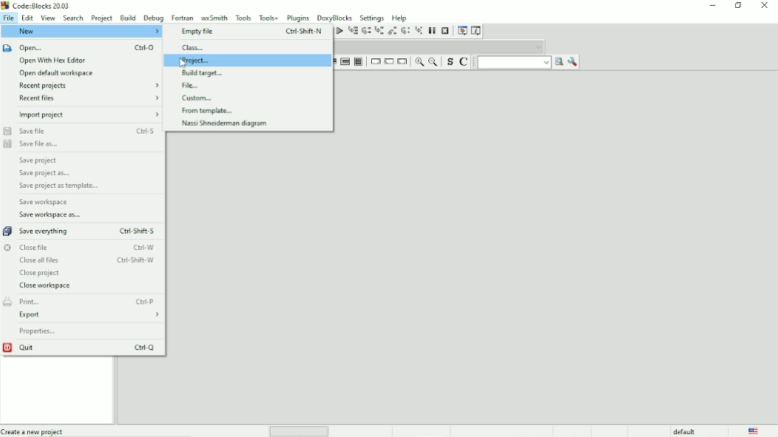  Describe the element at coordinates (209, 111) in the screenshot. I see `From template` at that location.